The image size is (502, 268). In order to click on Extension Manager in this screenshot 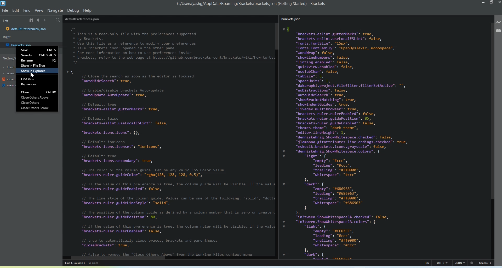, I will do `click(498, 30)`.